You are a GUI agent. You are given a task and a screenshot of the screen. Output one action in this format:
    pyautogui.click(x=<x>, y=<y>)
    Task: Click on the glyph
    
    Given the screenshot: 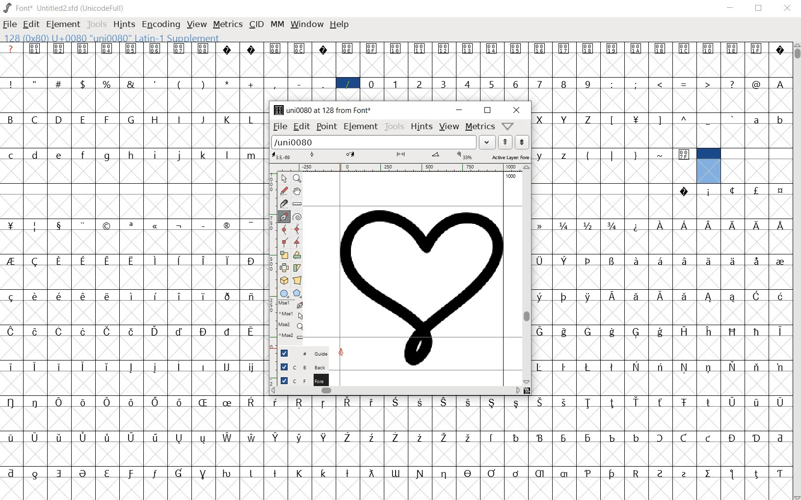 What is the action you would take?
    pyautogui.click(x=780, y=84)
    